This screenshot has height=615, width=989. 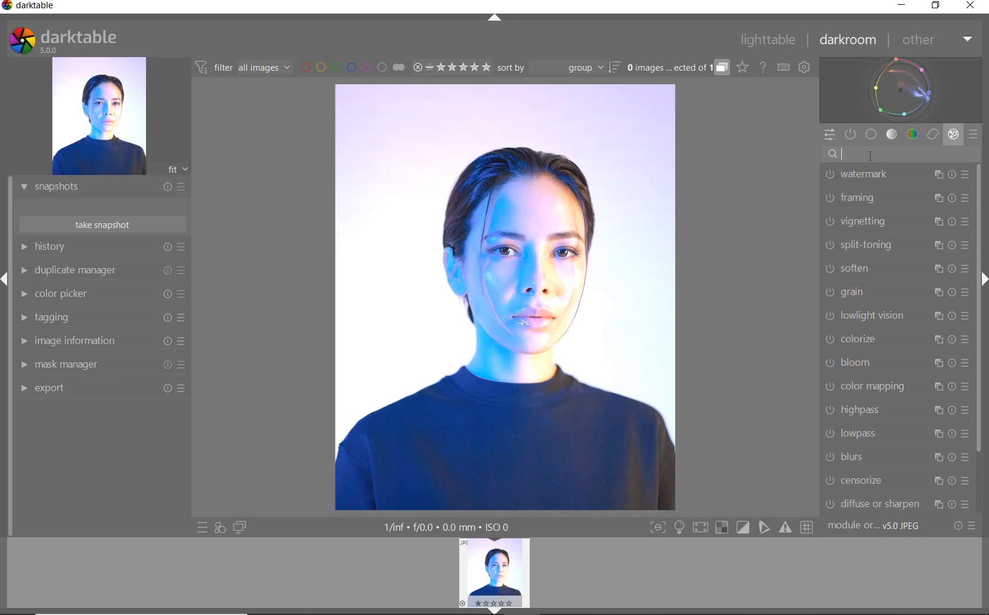 What do you see at coordinates (353, 67) in the screenshot?
I see `FILTER BY IMAGE COLOR LABEL` at bounding box center [353, 67].